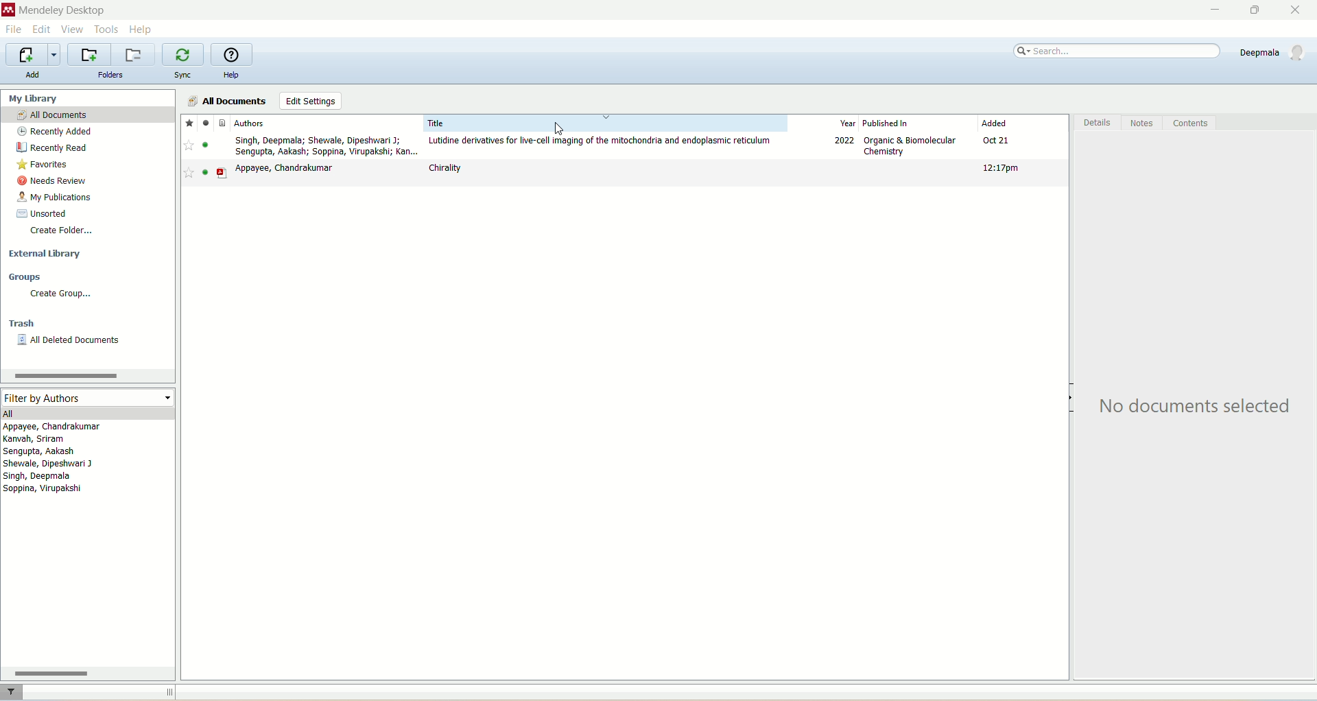 The width and height of the screenshot is (1317, 701). What do you see at coordinates (225, 101) in the screenshot?
I see `all documents` at bounding box center [225, 101].